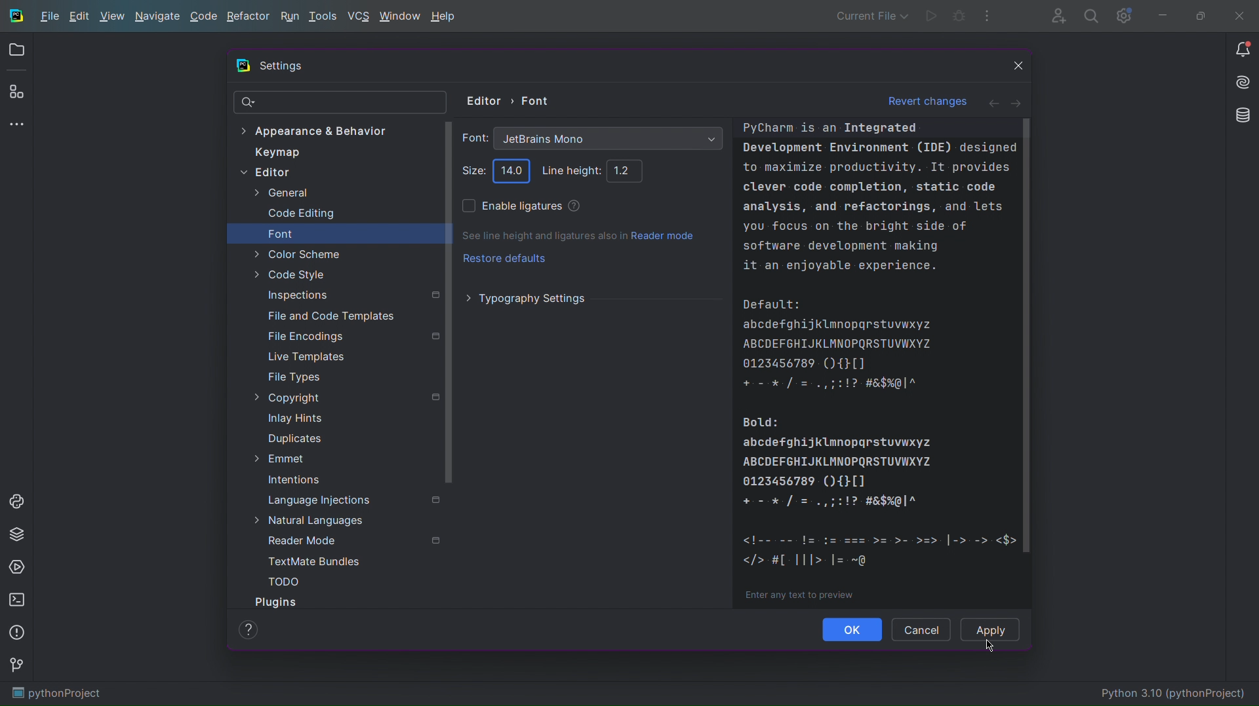 The height and width of the screenshot is (706, 1259). What do you see at coordinates (248, 629) in the screenshot?
I see `Help` at bounding box center [248, 629].